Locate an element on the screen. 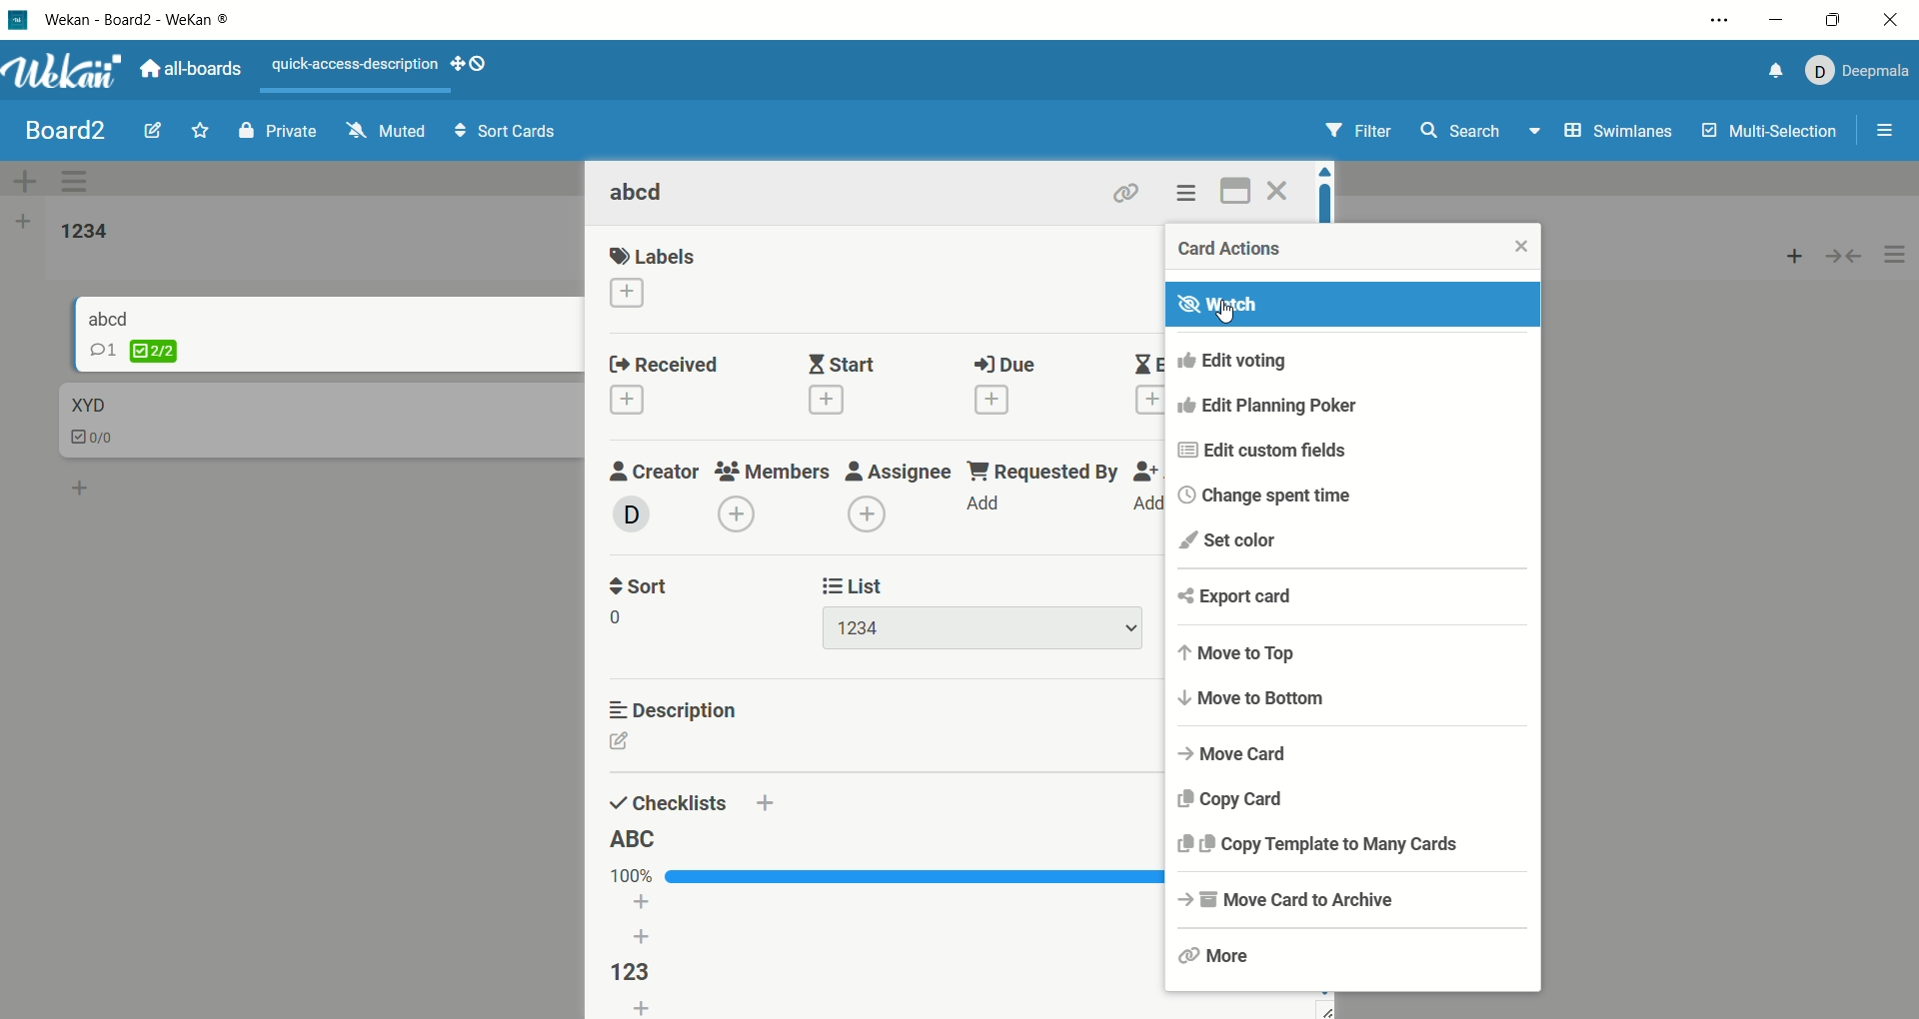 Image resolution: width=1919 pixels, height=1019 pixels. logo is located at coordinates (20, 19).